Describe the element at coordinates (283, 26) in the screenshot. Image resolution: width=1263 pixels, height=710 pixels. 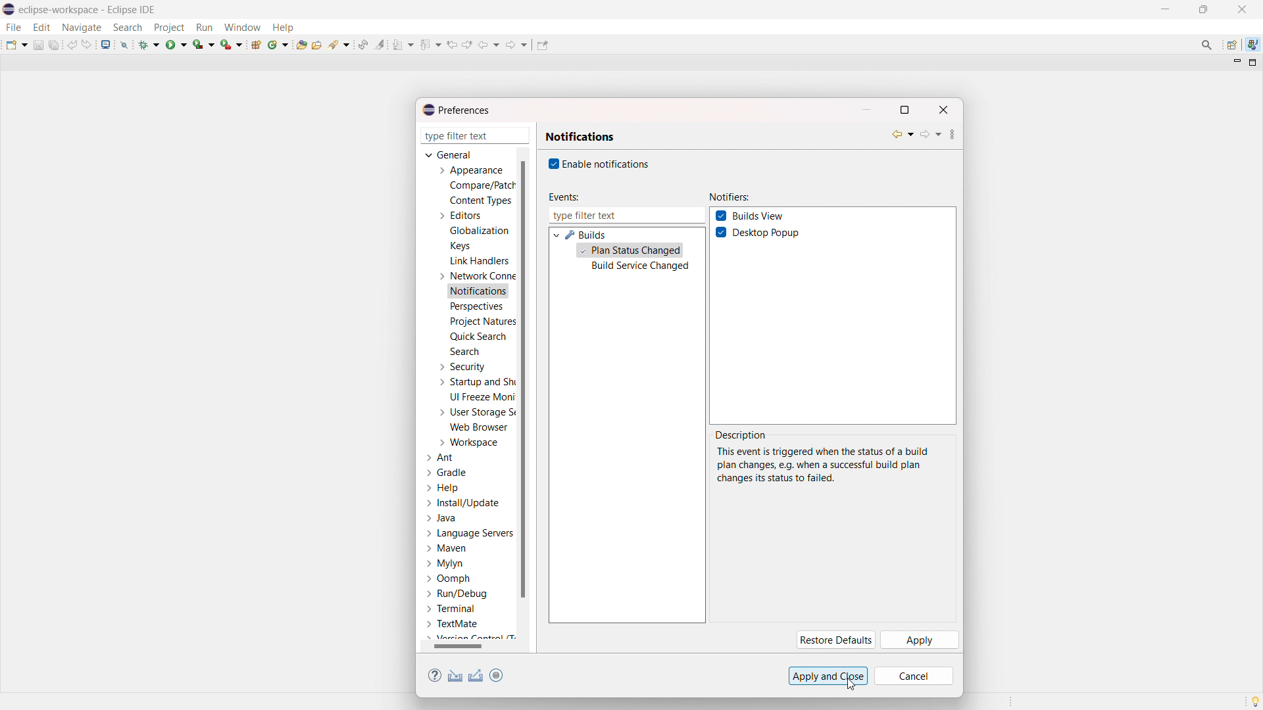
I see `help` at that location.